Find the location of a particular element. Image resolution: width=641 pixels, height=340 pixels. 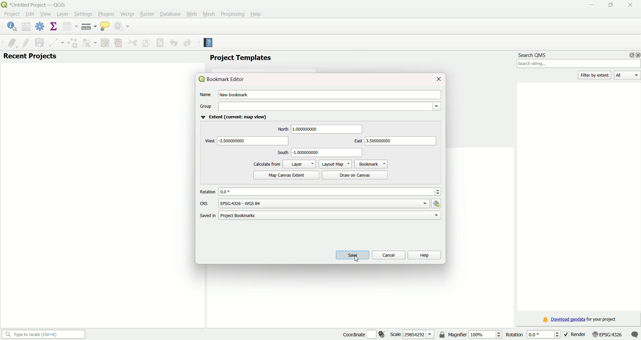

digitized with segment is located at coordinates (55, 42).